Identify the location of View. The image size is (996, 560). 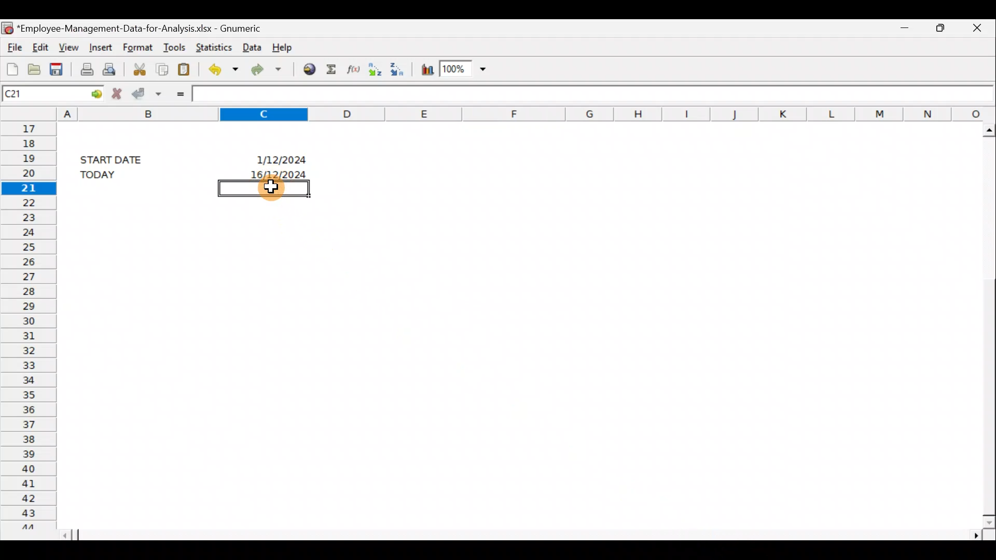
(70, 47).